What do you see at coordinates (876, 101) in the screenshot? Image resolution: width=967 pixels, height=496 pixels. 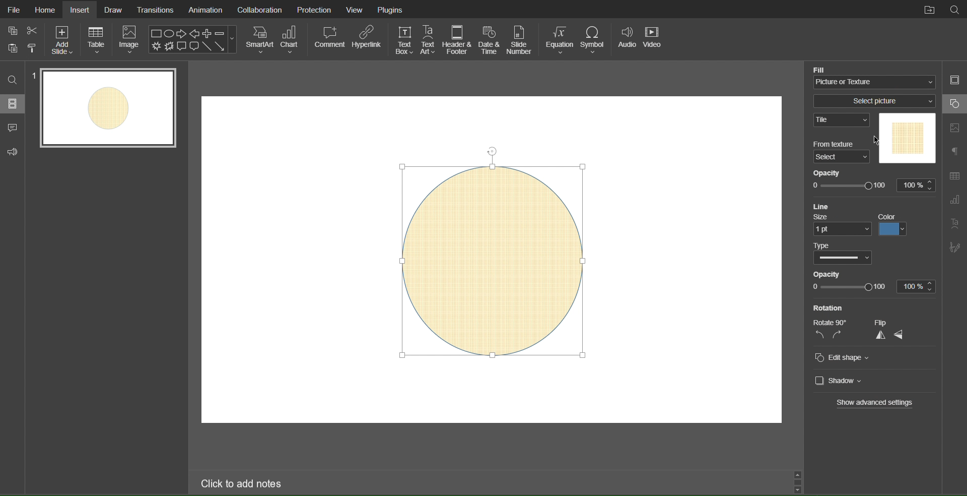 I see `Select Picture` at bounding box center [876, 101].